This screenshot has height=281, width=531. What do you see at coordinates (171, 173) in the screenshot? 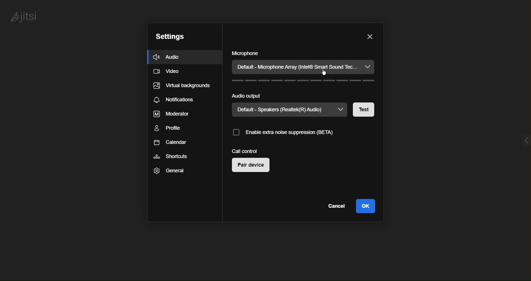
I see `General` at bounding box center [171, 173].